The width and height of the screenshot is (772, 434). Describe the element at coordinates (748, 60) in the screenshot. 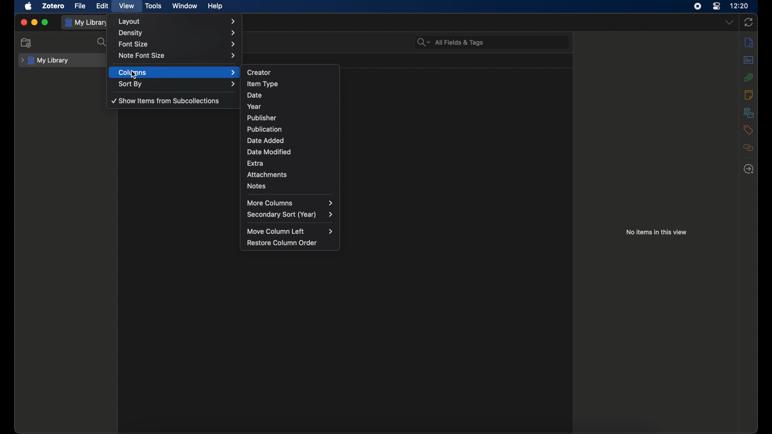

I see `abstract` at that location.